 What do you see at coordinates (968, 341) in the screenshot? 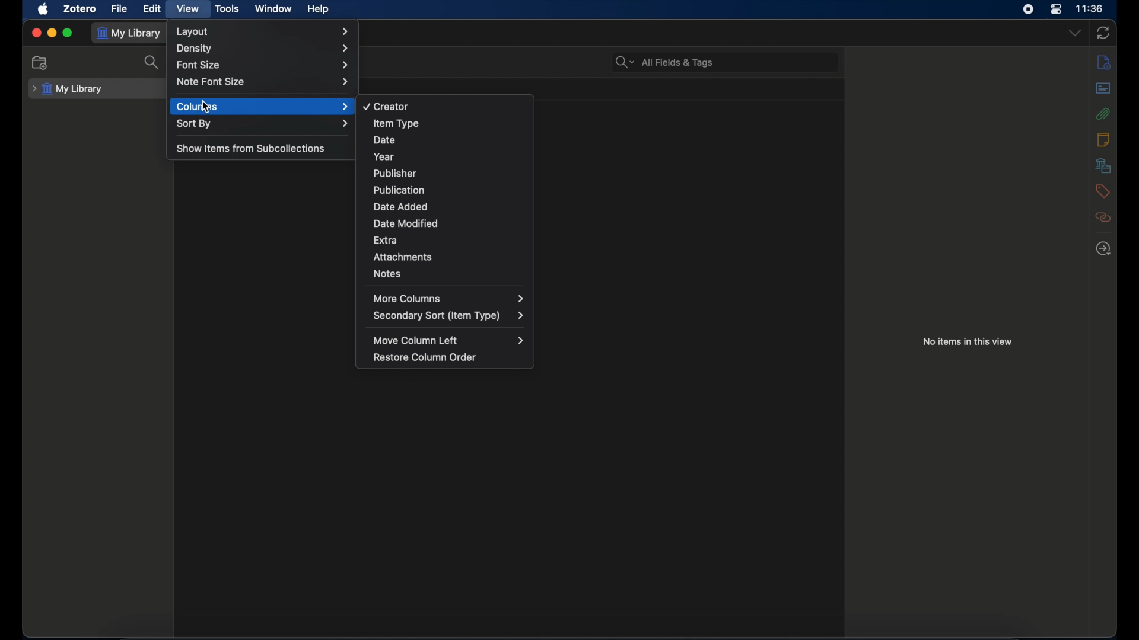
I see `no items in this view` at bounding box center [968, 341].